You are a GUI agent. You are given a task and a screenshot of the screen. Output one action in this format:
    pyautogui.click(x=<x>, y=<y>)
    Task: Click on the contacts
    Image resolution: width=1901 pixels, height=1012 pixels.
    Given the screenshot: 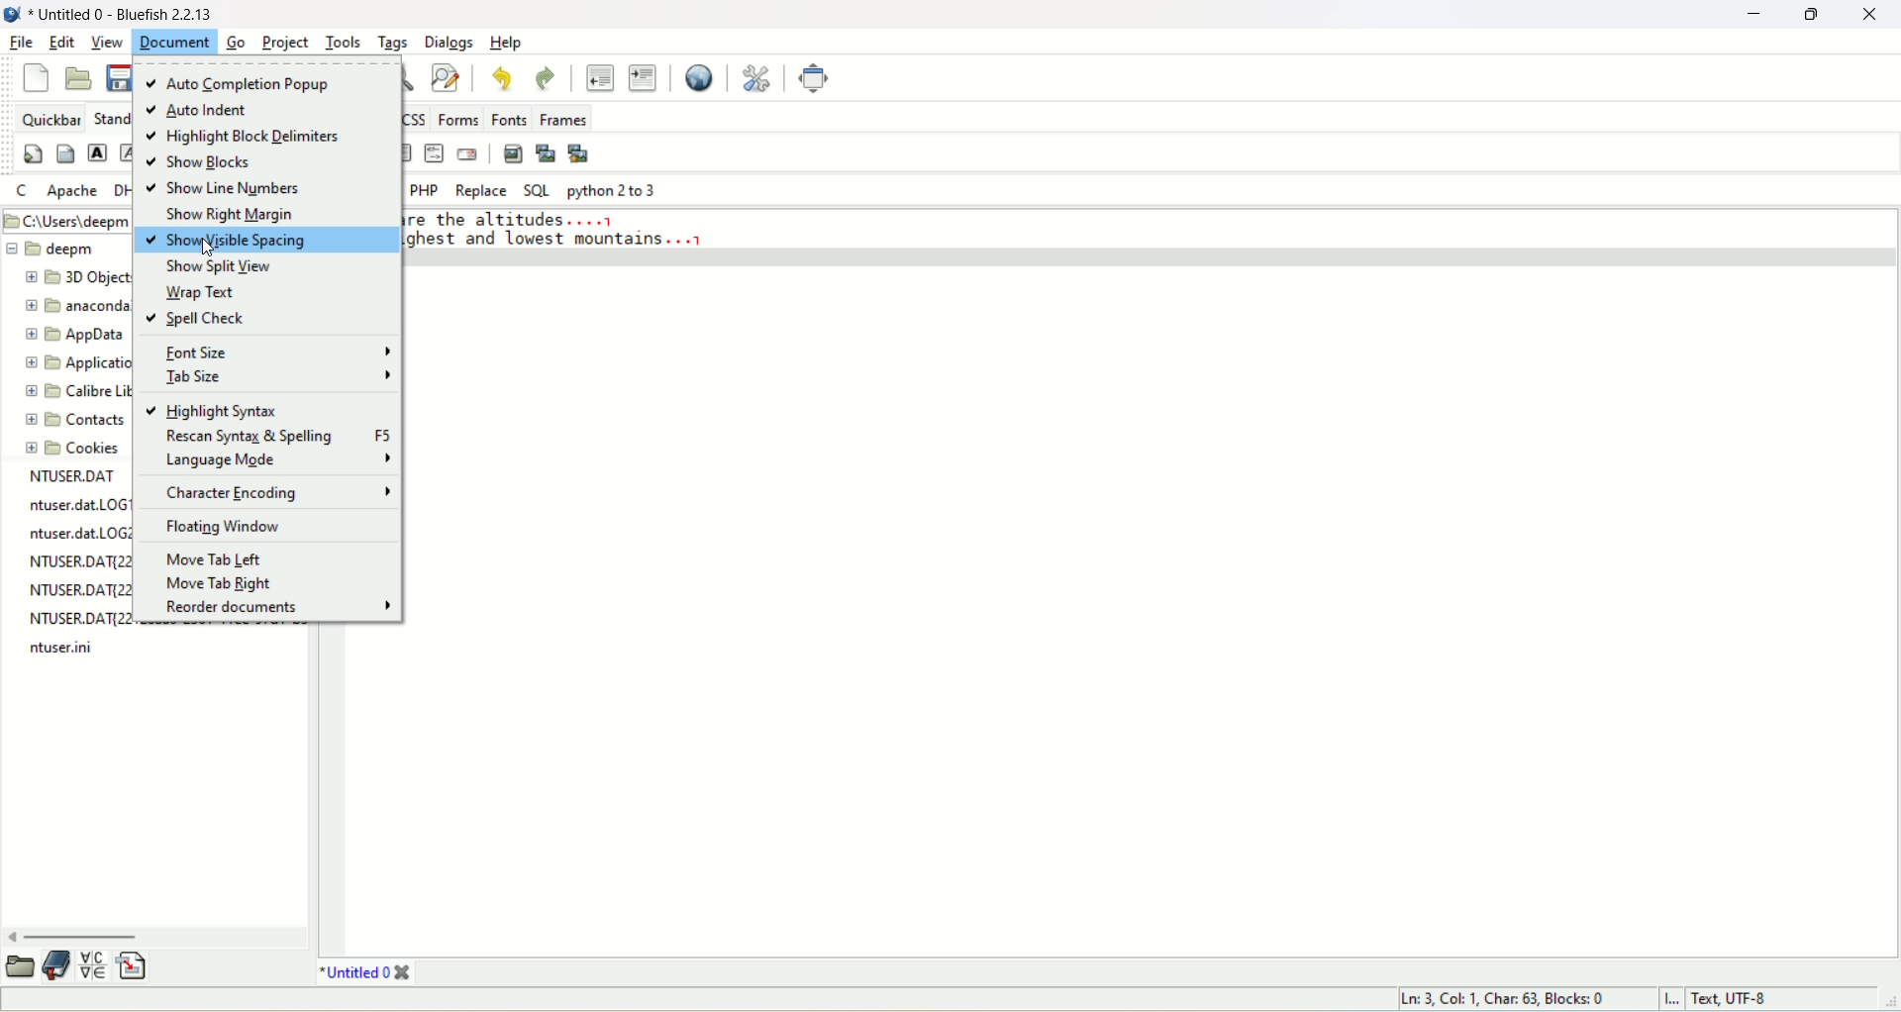 What is the action you would take?
    pyautogui.click(x=77, y=421)
    